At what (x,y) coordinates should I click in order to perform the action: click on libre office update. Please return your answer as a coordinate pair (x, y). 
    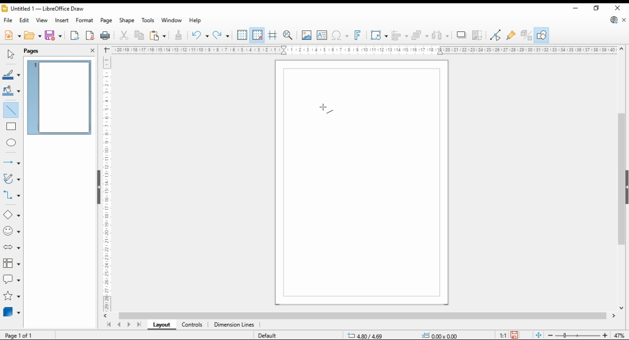
    Looking at the image, I should click on (614, 21).